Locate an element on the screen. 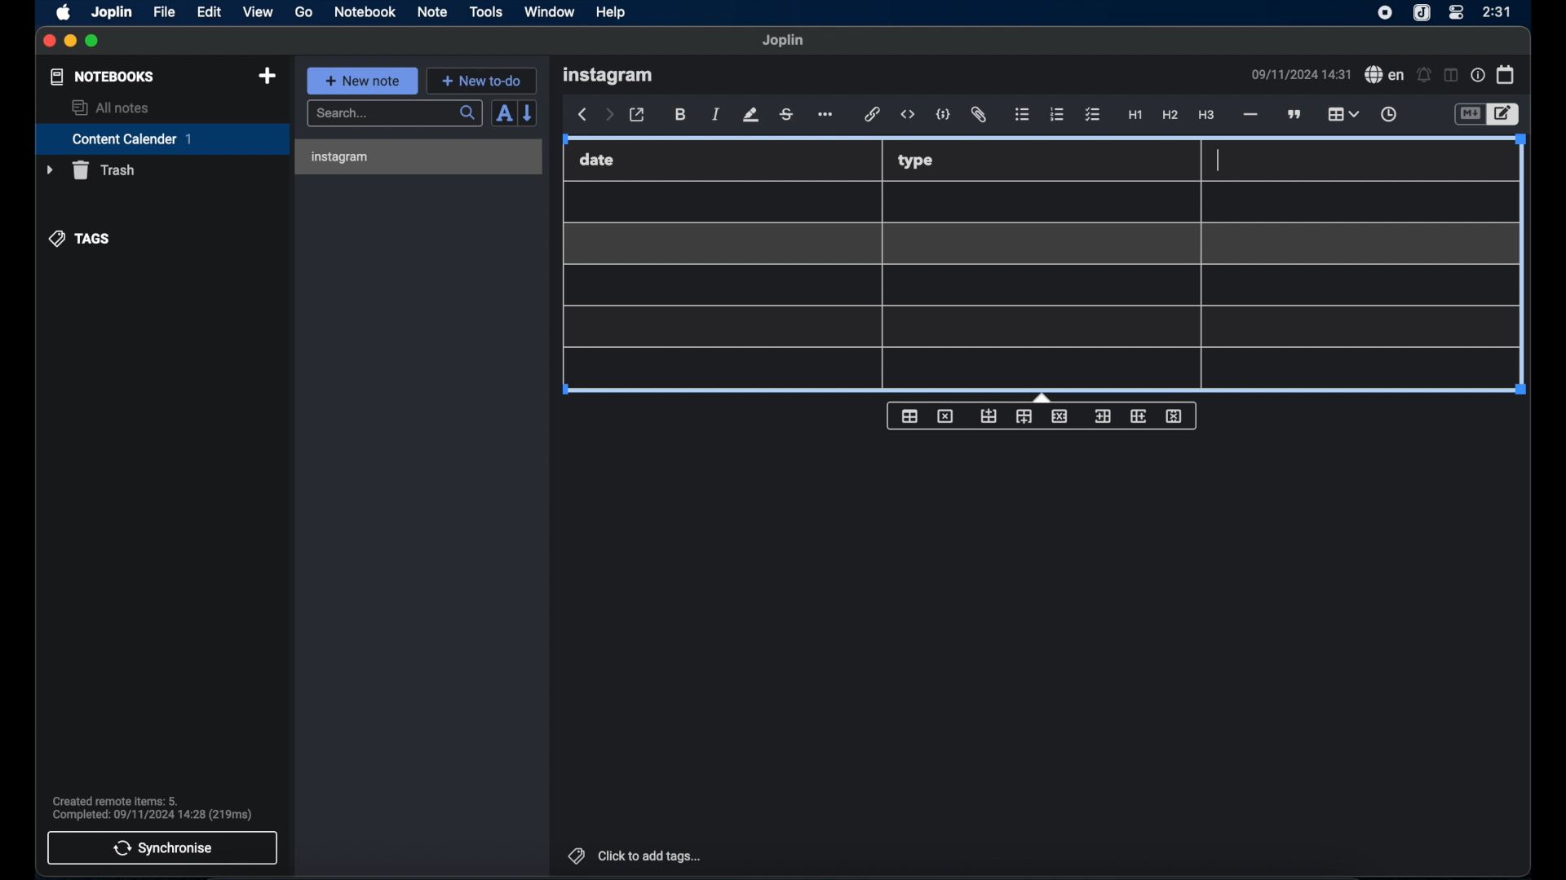 This screenshot has width=1566, height=880. control center is located at coordinates (1456, 13).